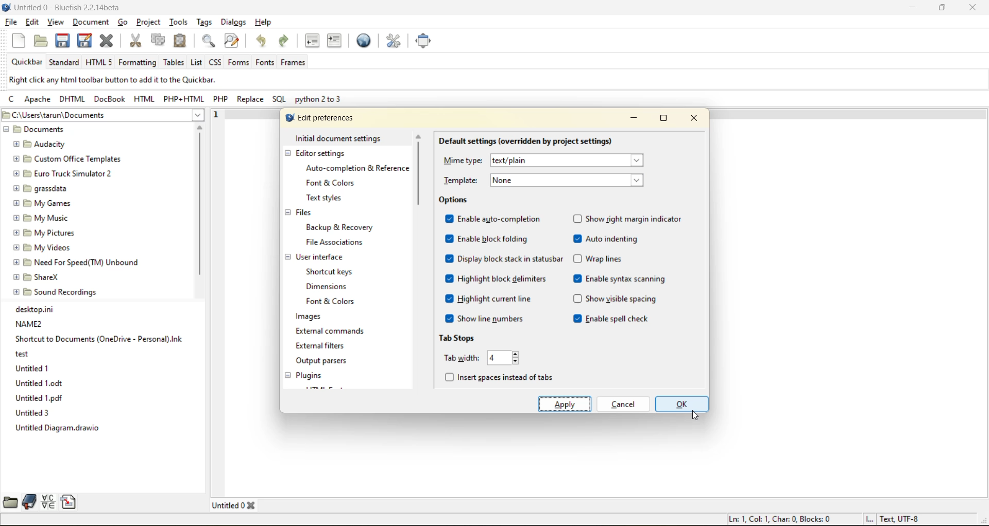  What do you see at coordinates (695, 118) in the screenshot?
I see `close` at bounding box center [695, 118].